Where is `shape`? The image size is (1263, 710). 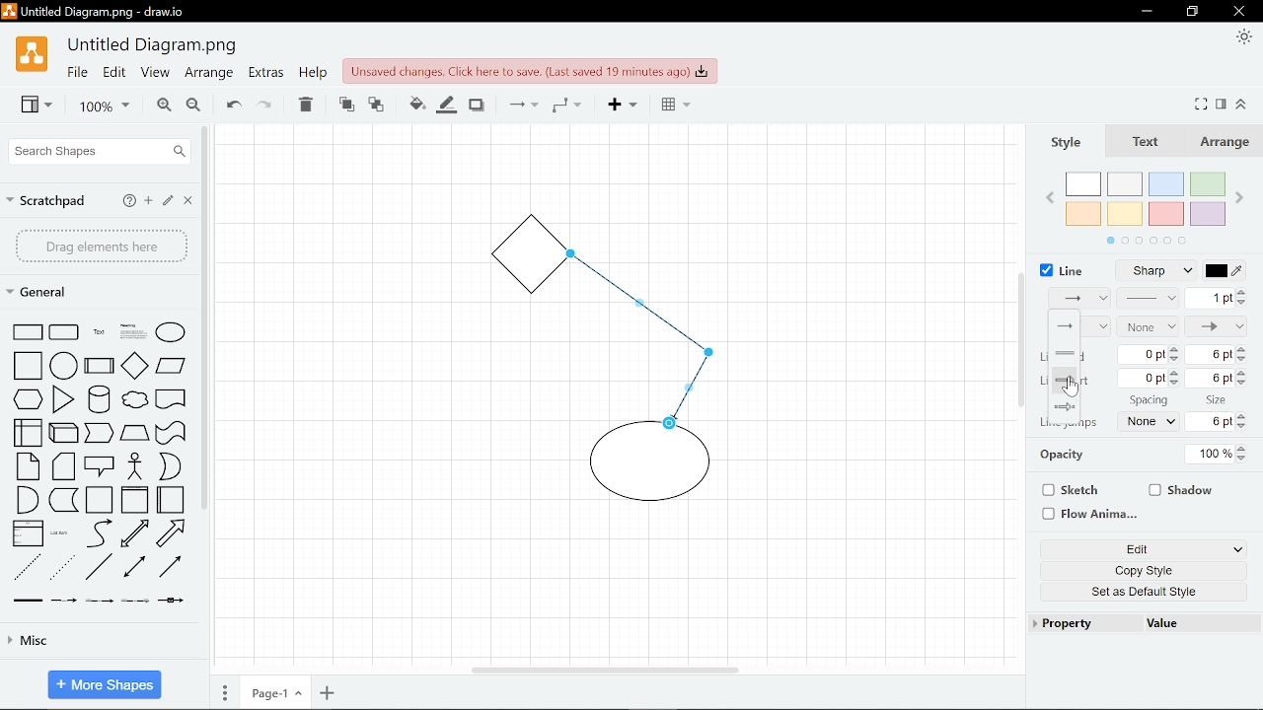
shape is located at coordinates (134, 602).